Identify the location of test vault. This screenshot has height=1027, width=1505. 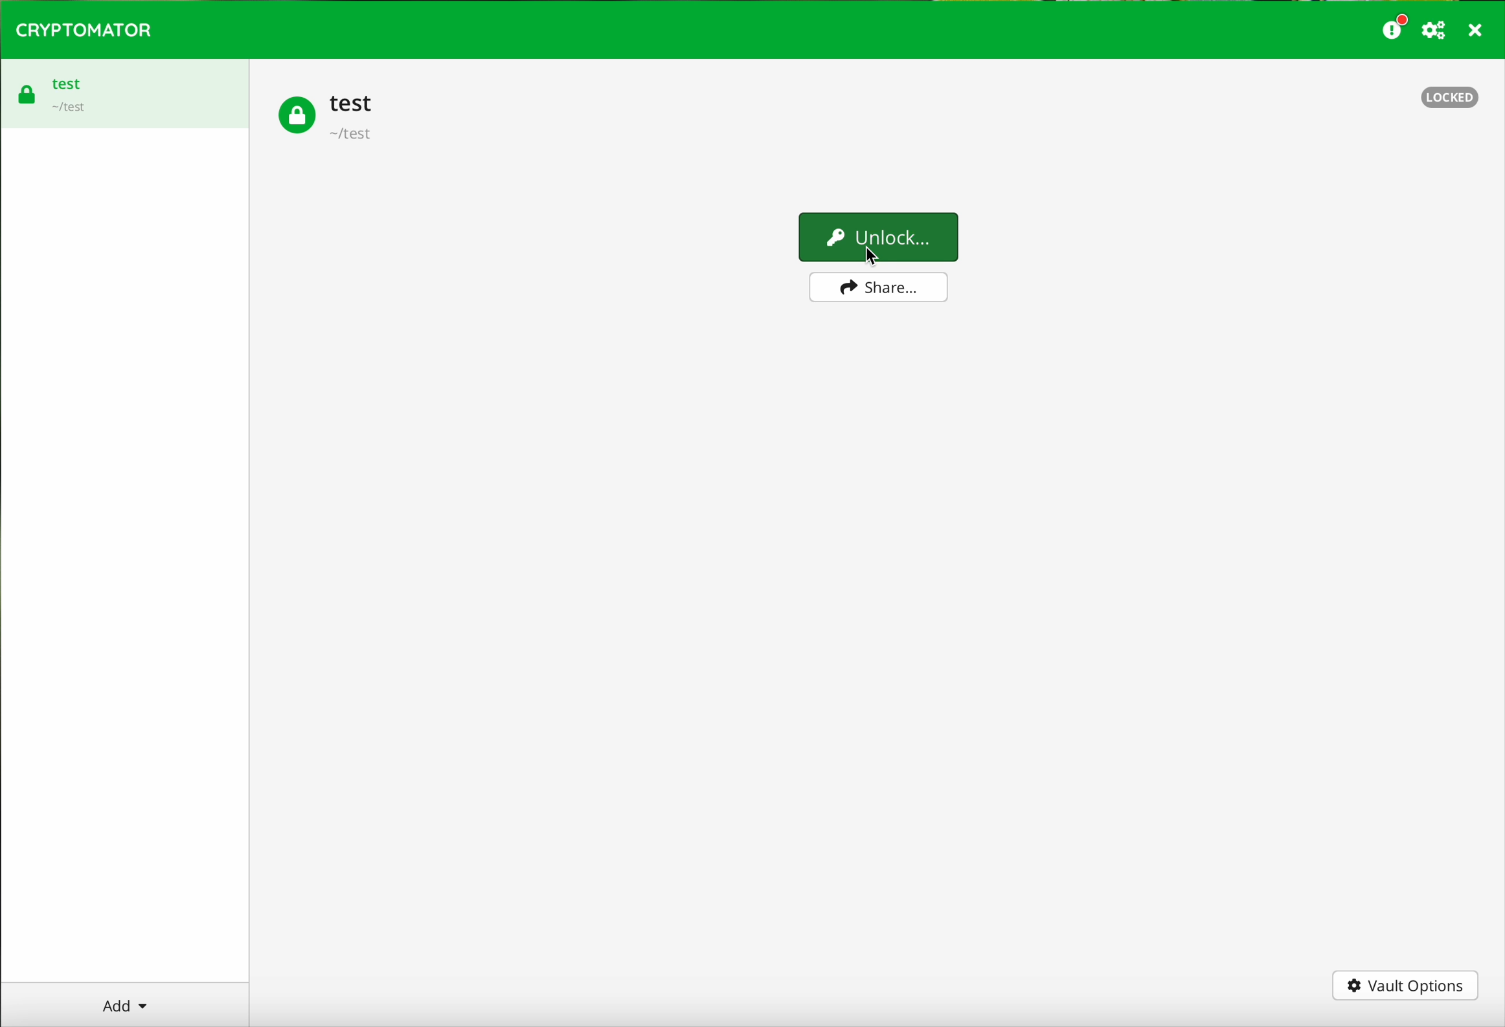
(326, 115).